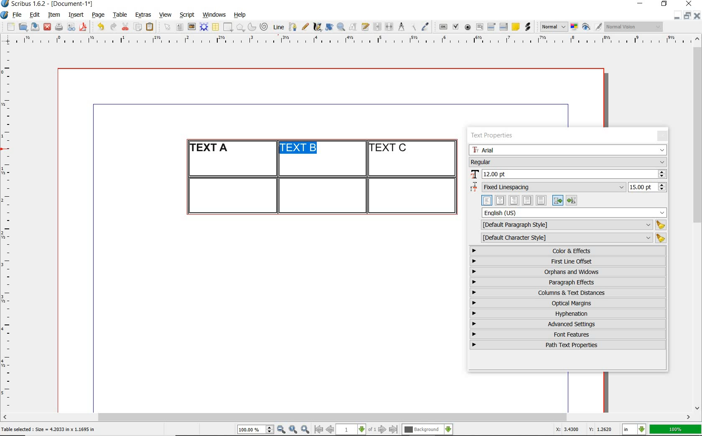  I want to click on hyphenation, so click(568, 314).